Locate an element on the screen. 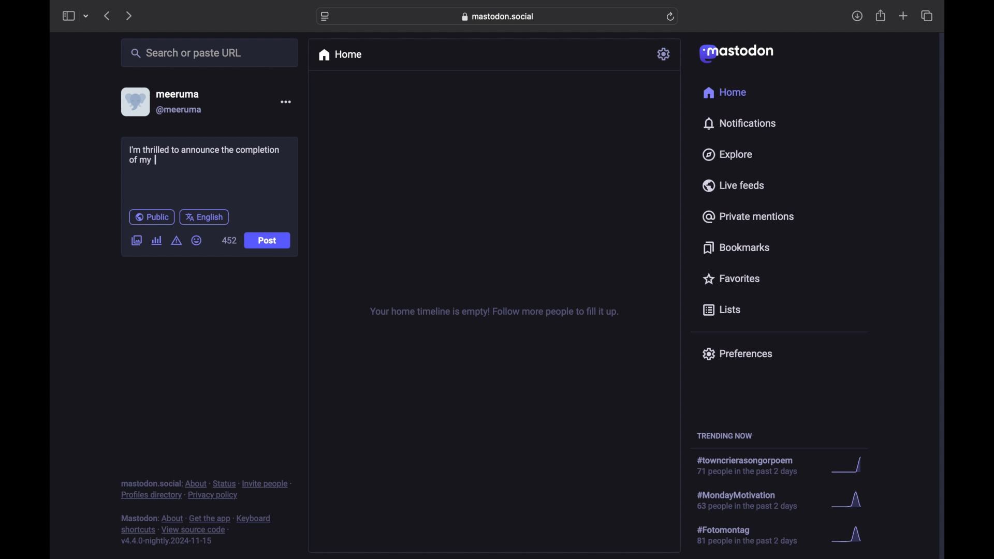 This screenshot has height=559, width=994. share or paste url is located at coordinates (186, 53).